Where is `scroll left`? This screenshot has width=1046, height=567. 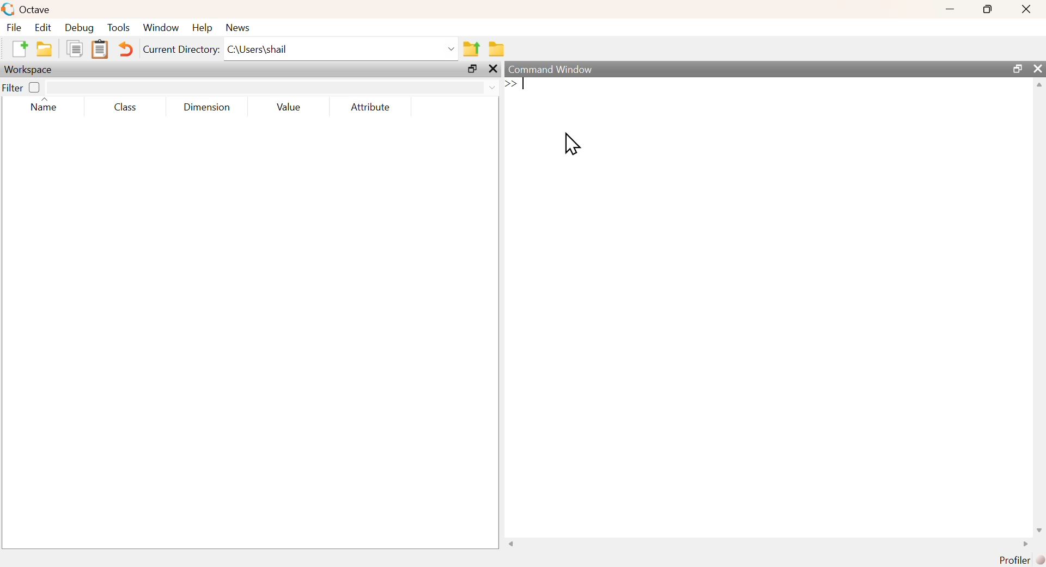
scroll left is located at coordinates (512, 544).